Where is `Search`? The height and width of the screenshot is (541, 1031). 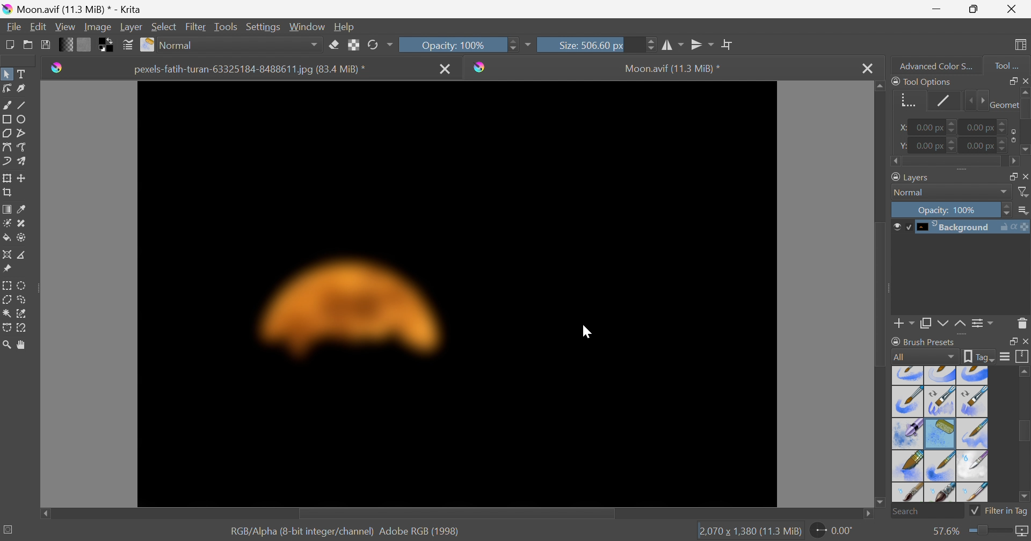
Search is located at coordinates (927, 511).